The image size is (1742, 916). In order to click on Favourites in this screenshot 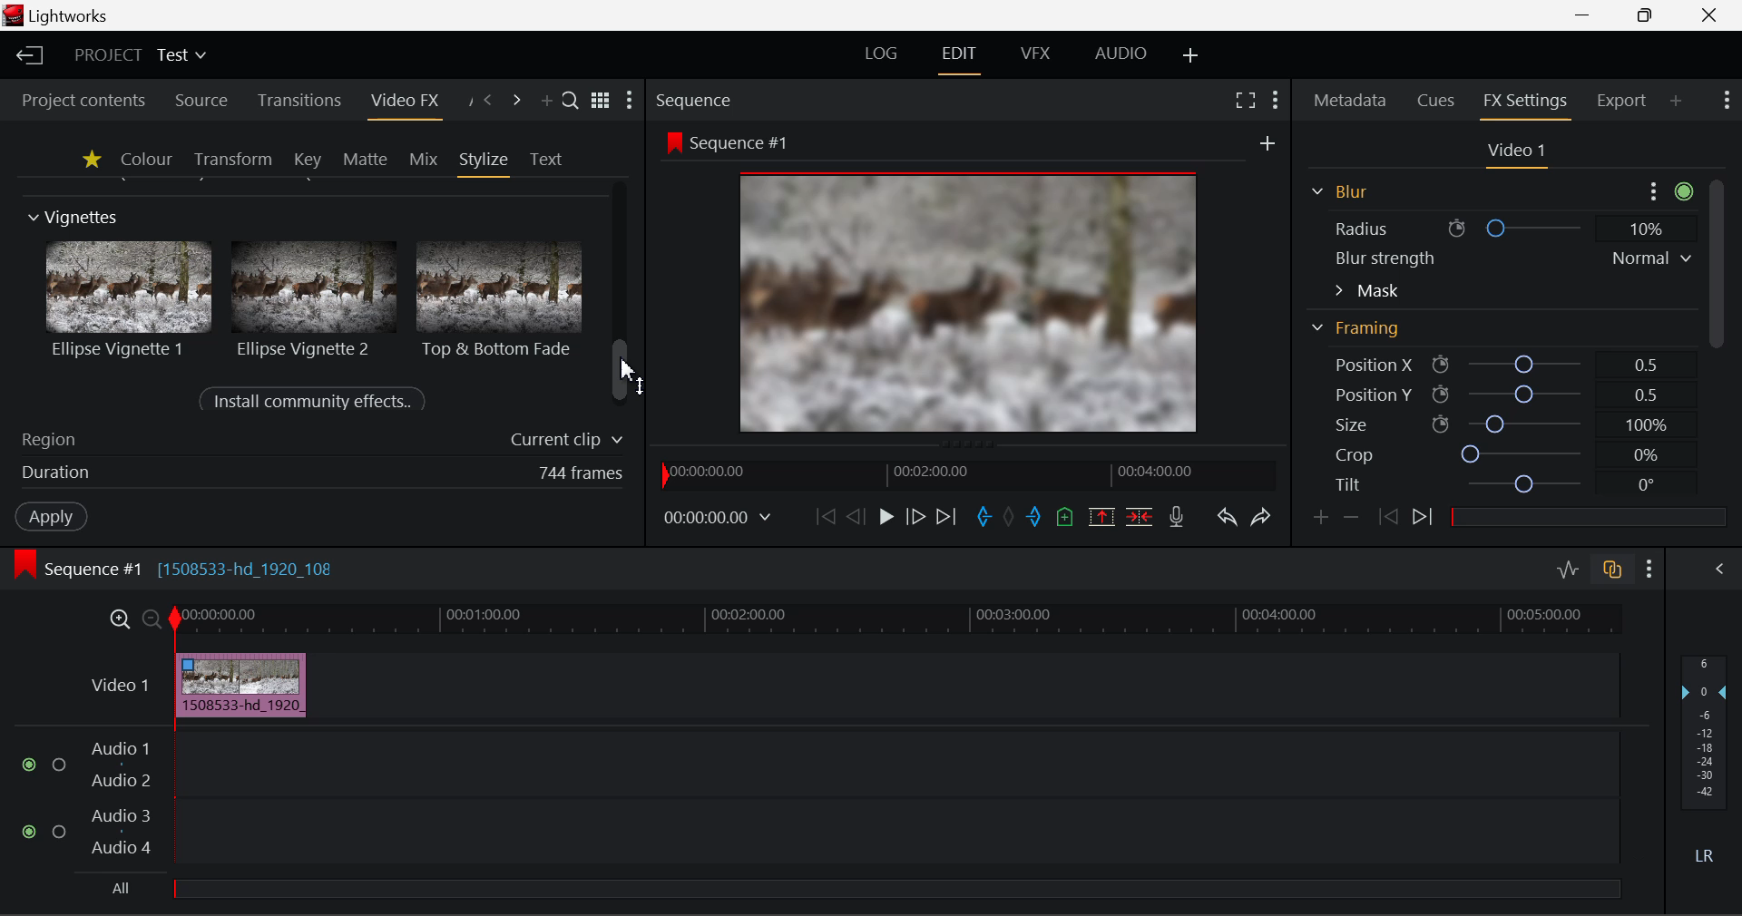, I will do `click(89, 159)`.